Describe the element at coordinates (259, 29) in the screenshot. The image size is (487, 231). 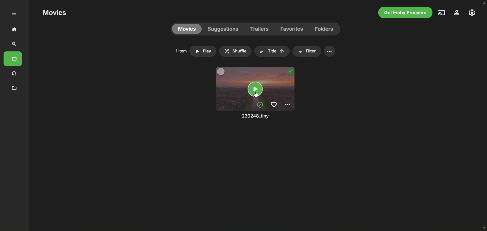
I see `trailers` at that location.